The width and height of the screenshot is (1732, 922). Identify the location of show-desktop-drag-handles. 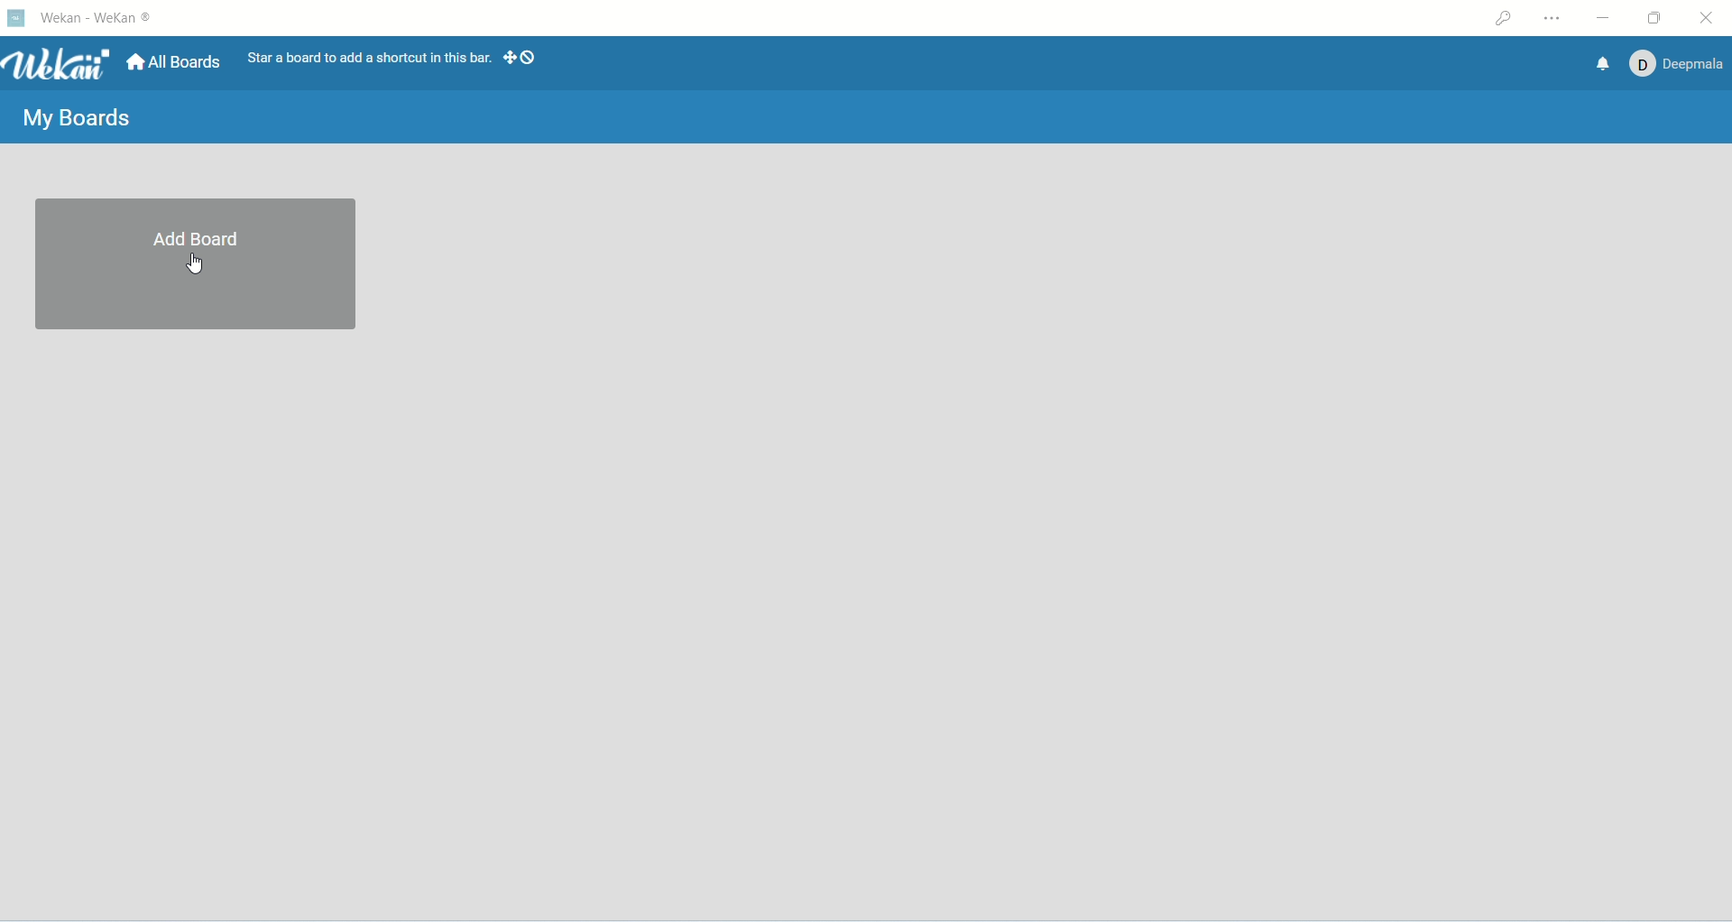
(530, 58).